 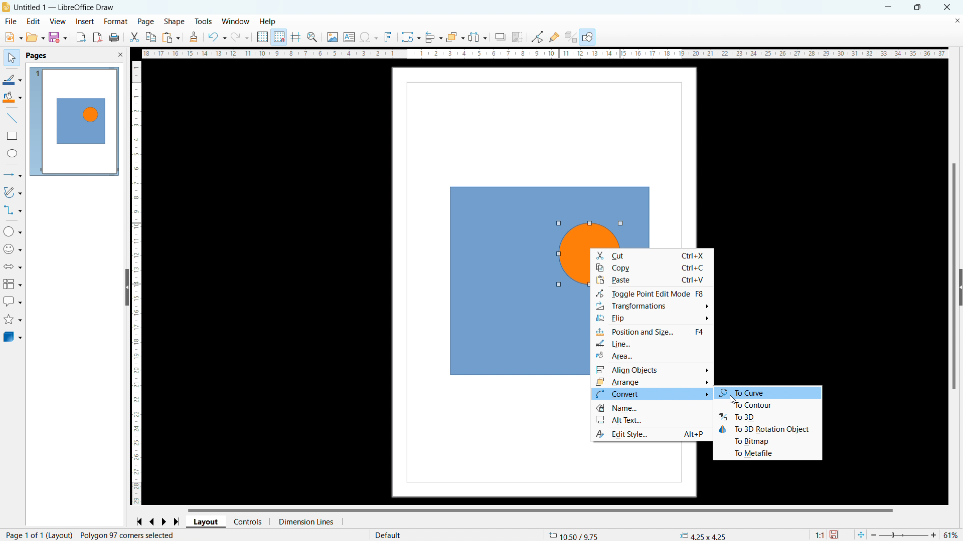 What do you see at coordinates (651, 381) in the screenshot?
I see `arrange` at bounding box center [651, 381].